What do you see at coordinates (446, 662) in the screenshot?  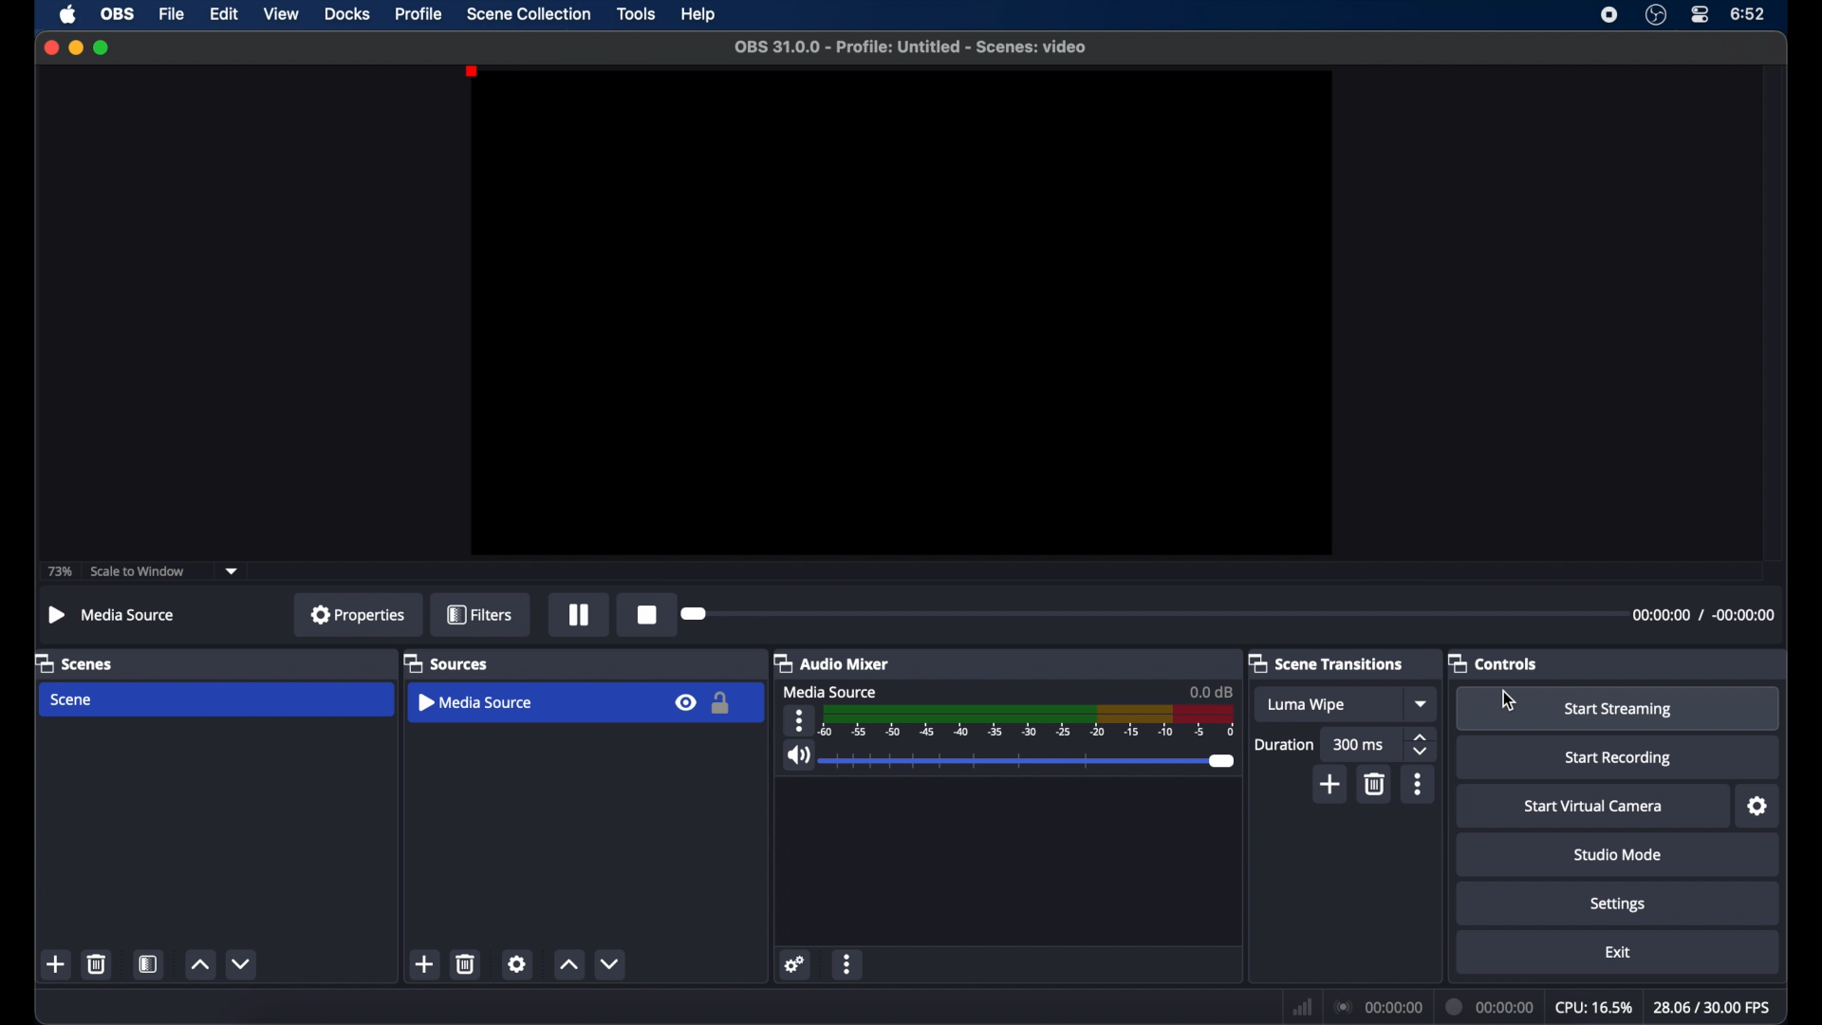 I see `sources` at bounding box center [446, 662].